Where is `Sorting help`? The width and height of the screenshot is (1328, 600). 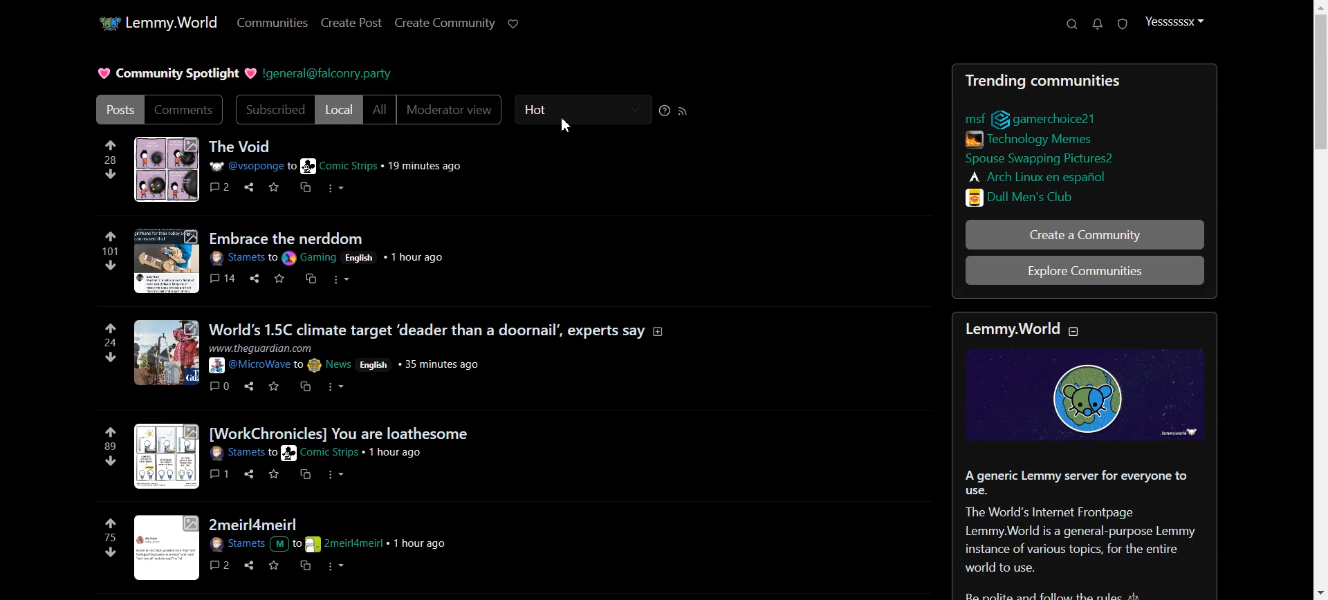 Sorting help is located at coordinates (665, 110).